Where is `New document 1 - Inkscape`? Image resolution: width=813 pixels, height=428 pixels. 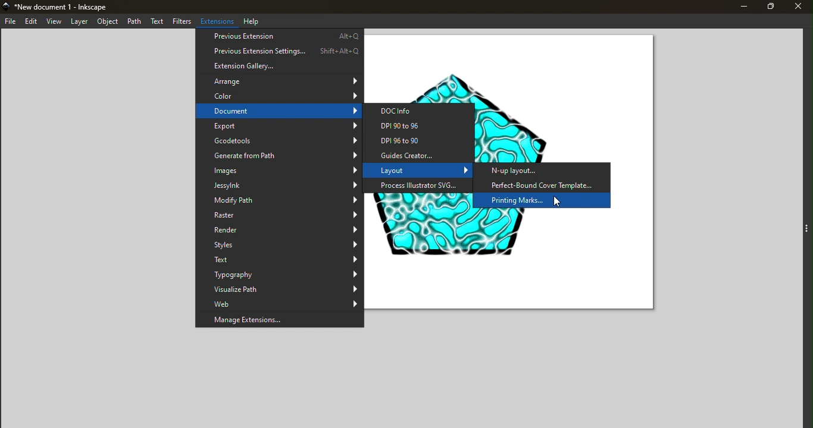 New document 1 - Inkscape is located at coordinates (65, 6).